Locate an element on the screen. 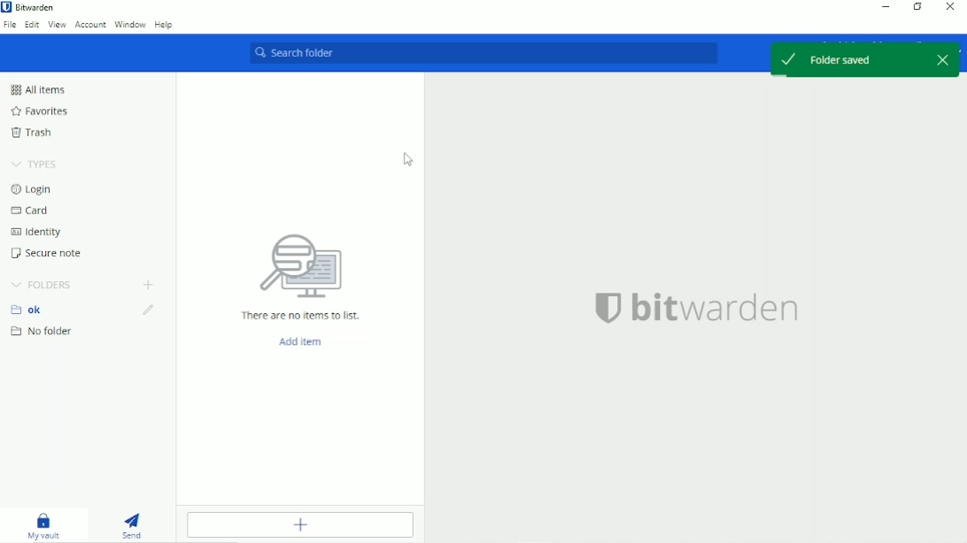  Window is located at coordinates (130, 25).